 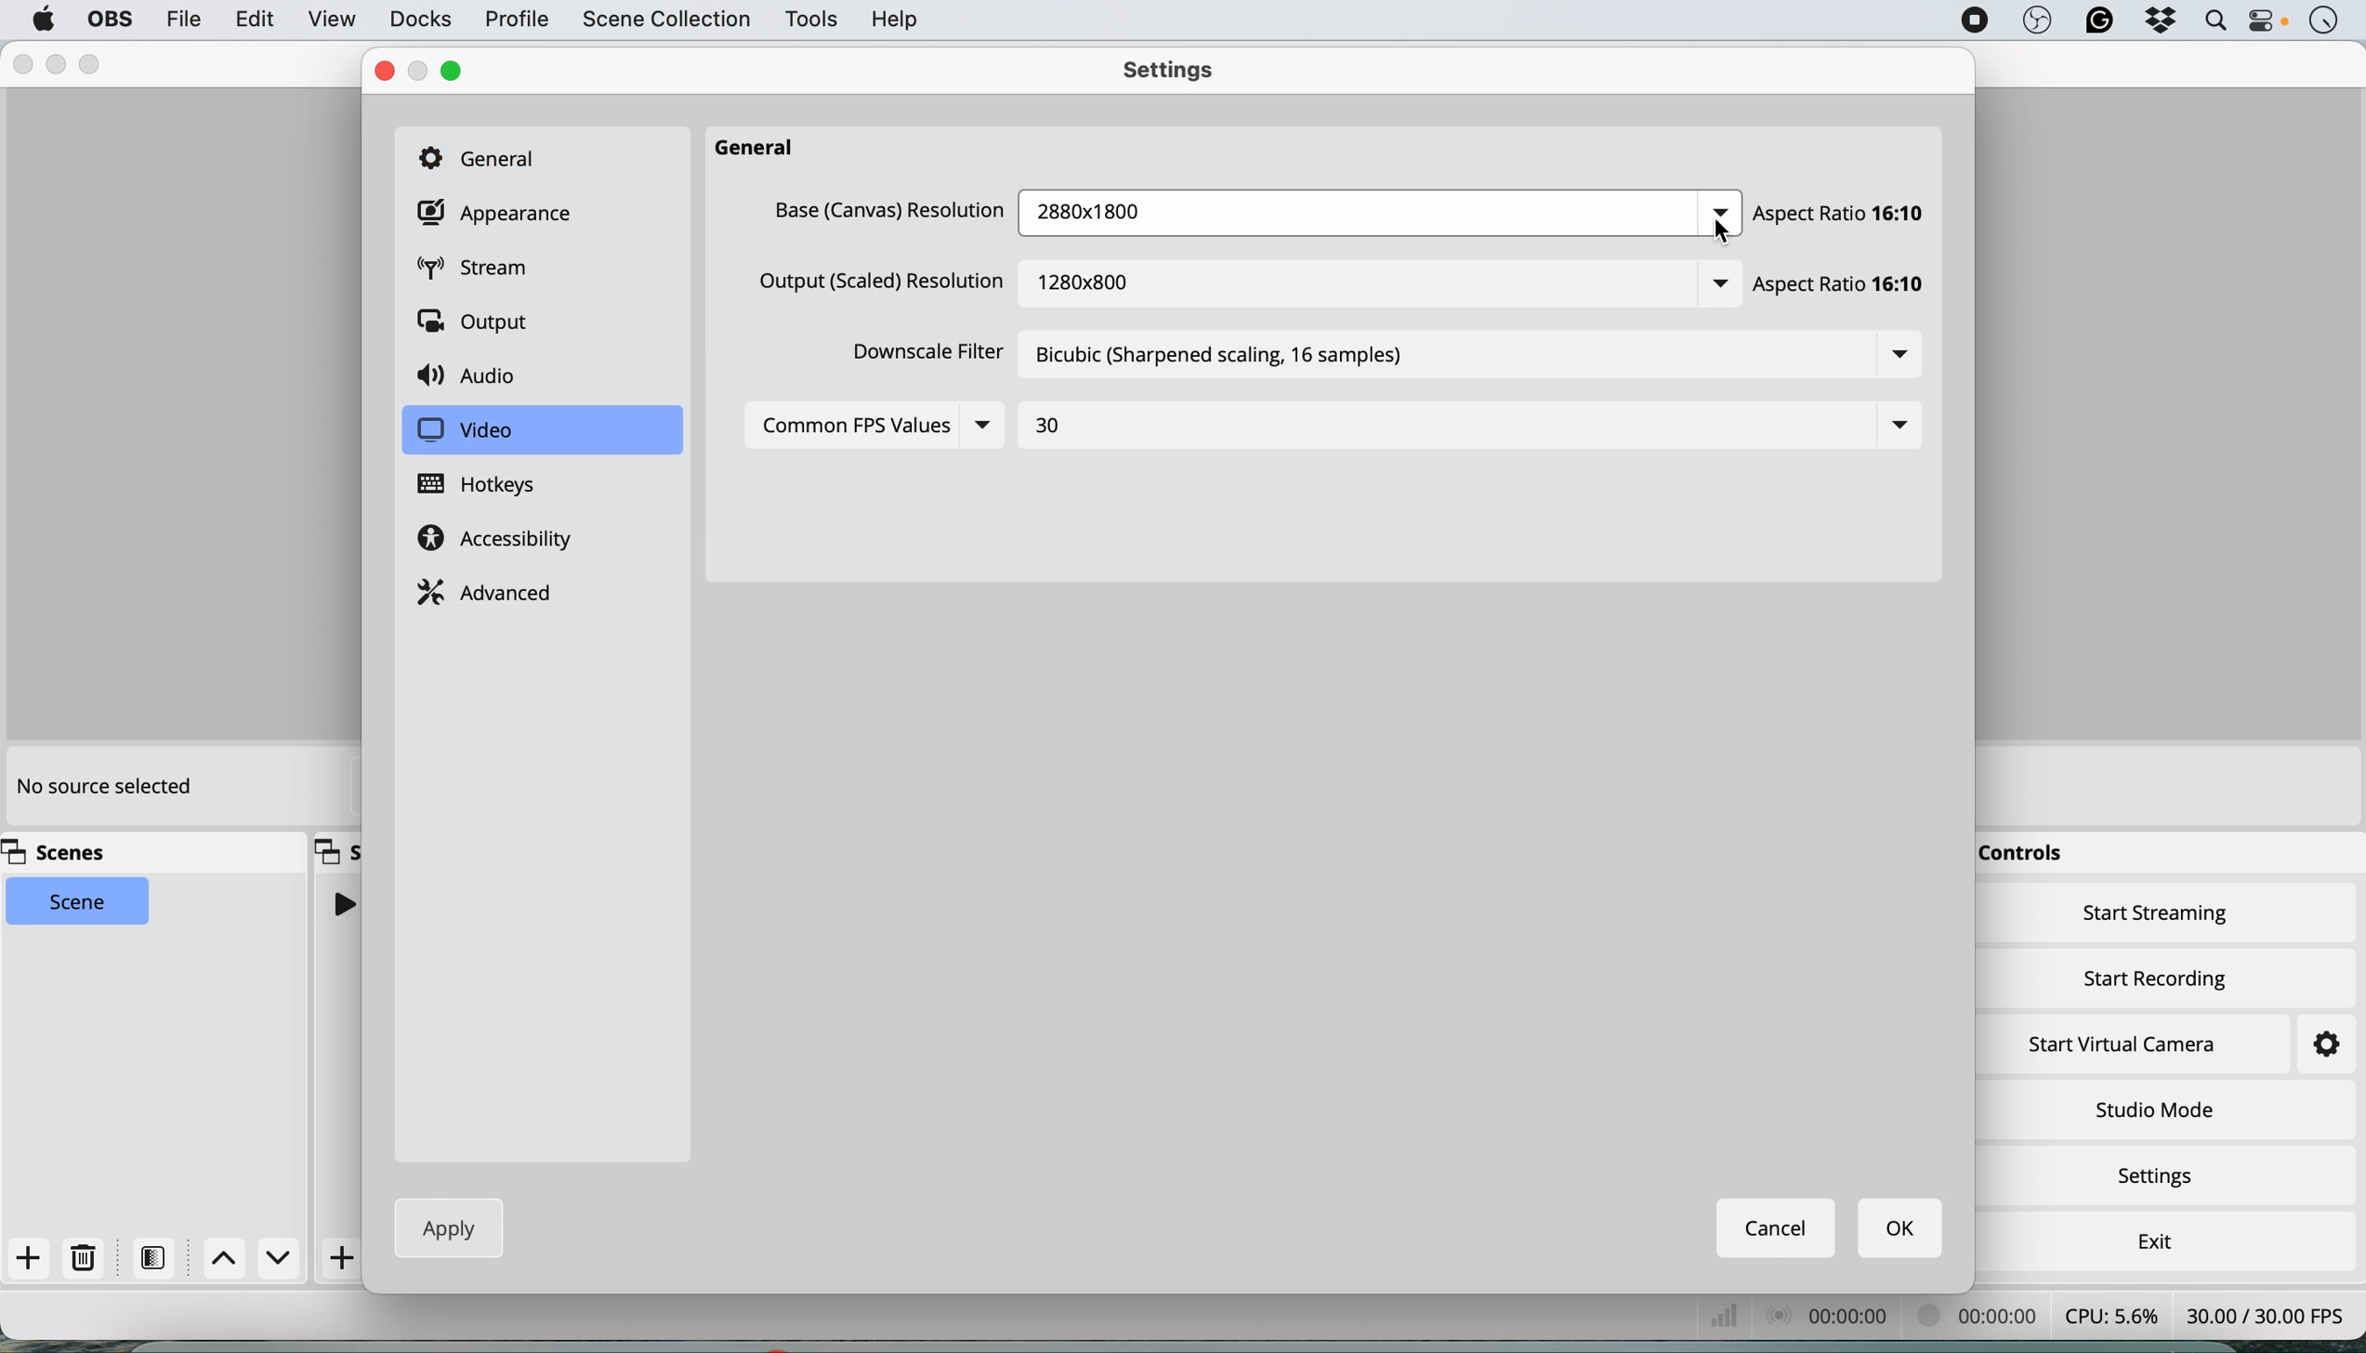 I want to click on ok, so click(x=1902, y=1229).